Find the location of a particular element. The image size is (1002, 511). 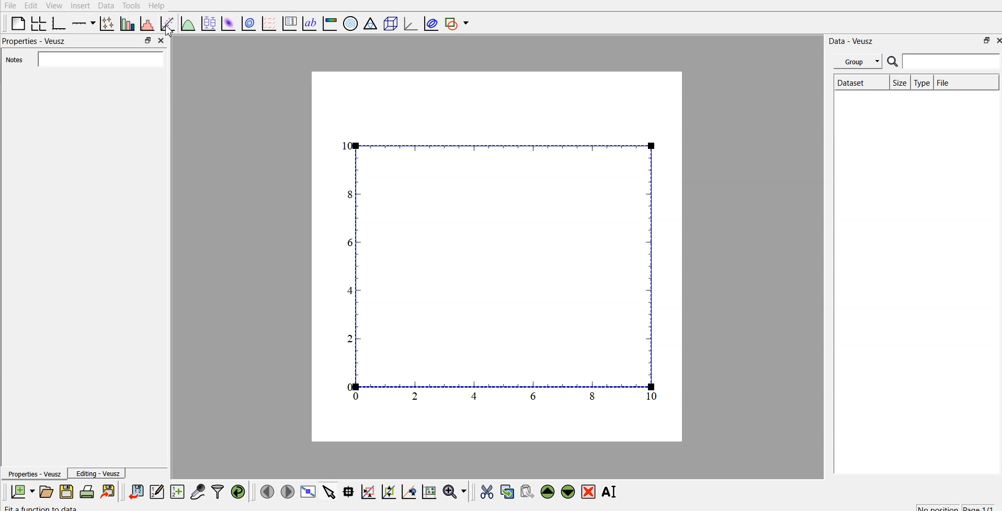

close is located at coordinates (996, 42).